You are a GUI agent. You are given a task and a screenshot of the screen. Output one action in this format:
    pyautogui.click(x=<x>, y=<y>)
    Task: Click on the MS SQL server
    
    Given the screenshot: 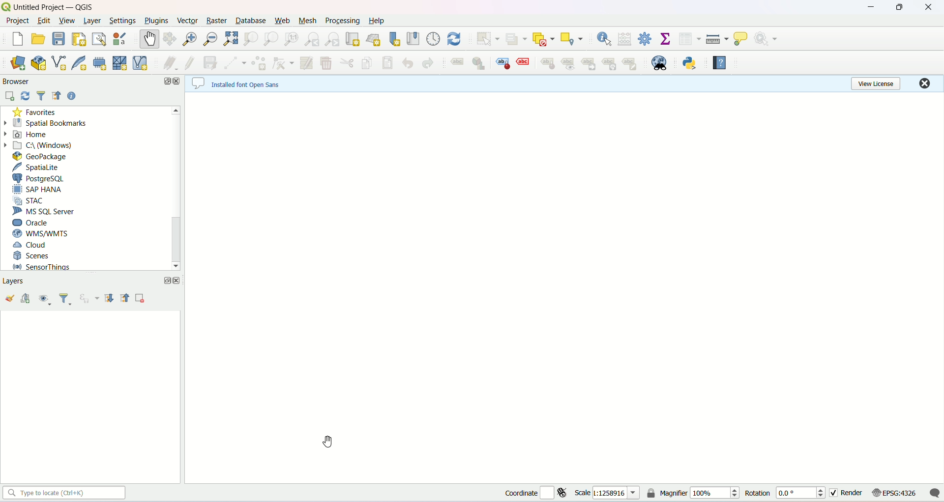 What is the action you would take?
    pyautogui.click(x=42, y=212)
    